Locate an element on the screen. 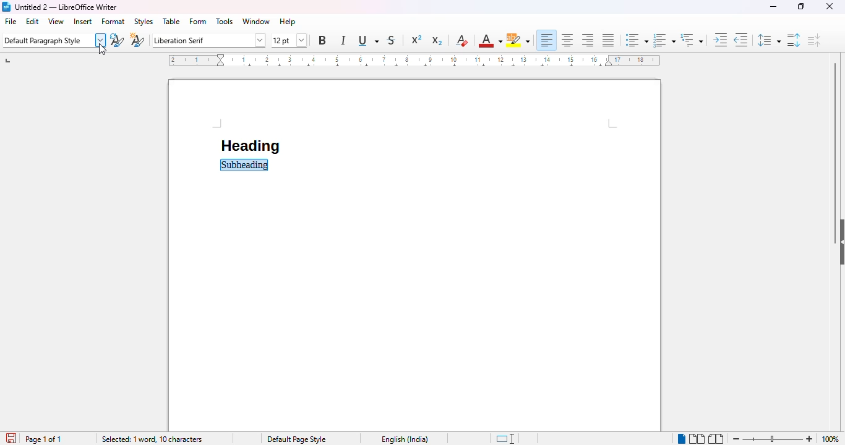  decrease indent is located at coordinates (741, 39).